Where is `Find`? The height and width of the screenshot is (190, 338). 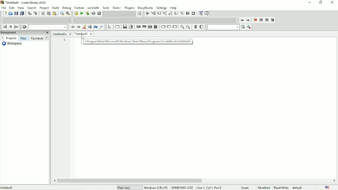
Find is located at coordinates (62, 14).